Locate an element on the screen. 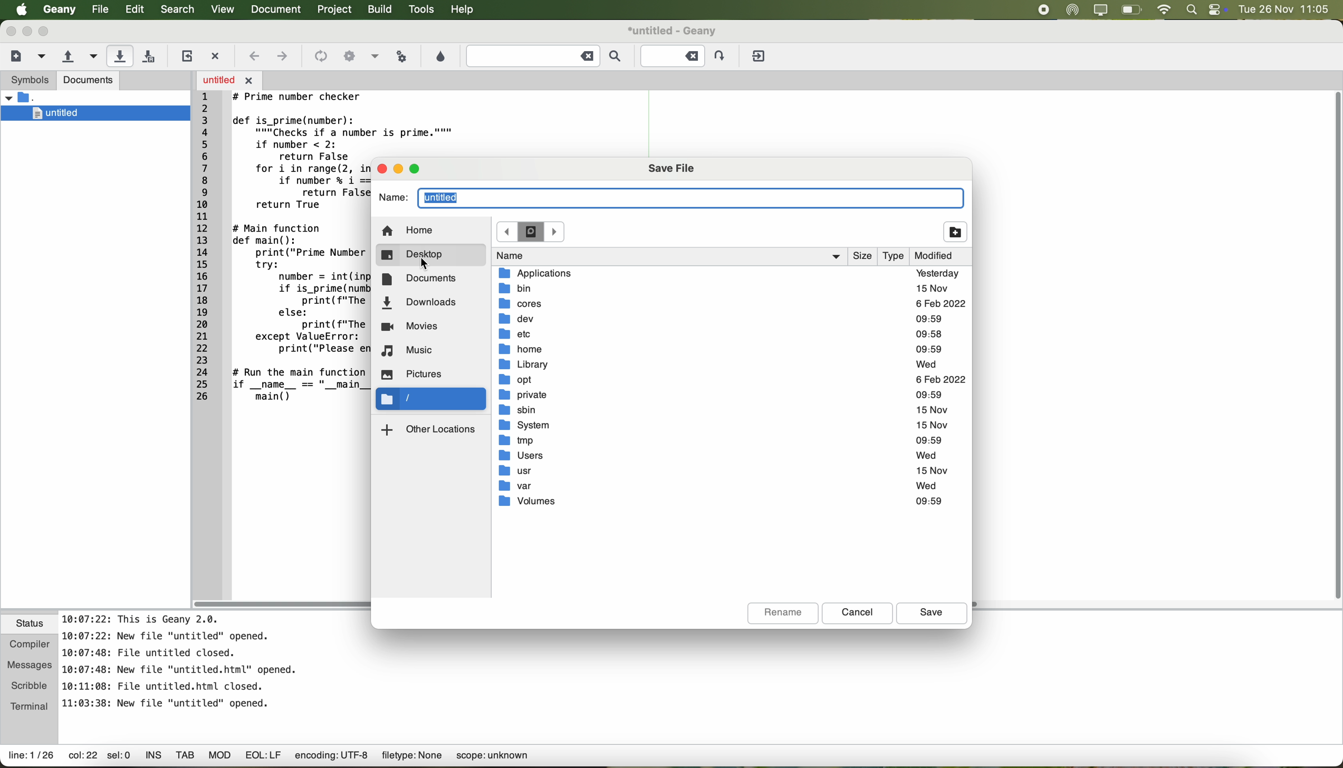 The width and height of the screenshot is (1343, 768). open a recent file is located at coordinates (91, 56).